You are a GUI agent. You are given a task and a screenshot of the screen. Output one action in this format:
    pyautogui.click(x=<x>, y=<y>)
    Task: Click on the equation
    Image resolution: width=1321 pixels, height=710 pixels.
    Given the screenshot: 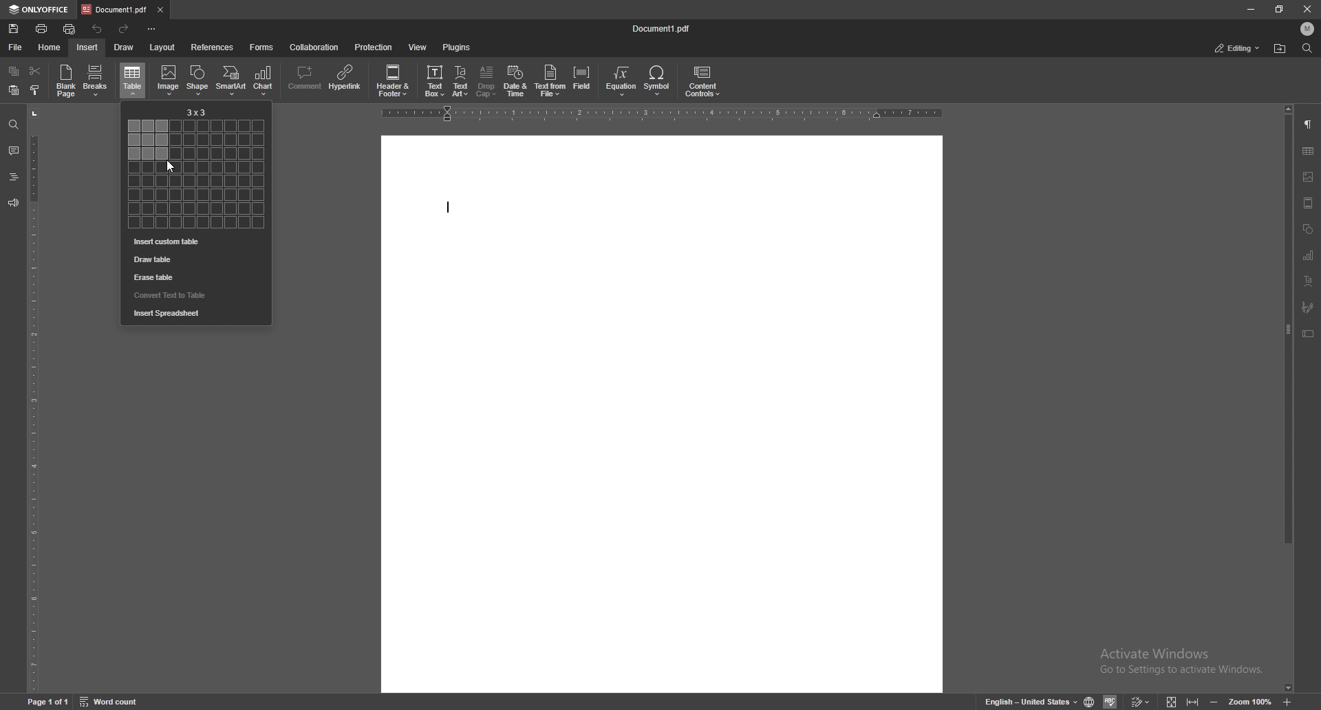 What is the action you would take?
    pyautogui.click(x=621, y=82)
    